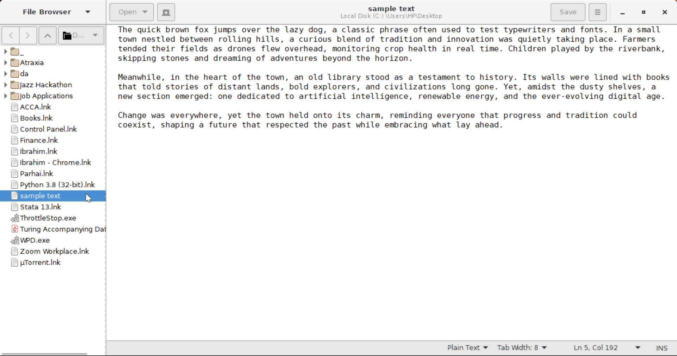  Describe the element at coordinates (522, 348) in the screenshot. I see `Tab Width ` at that location.